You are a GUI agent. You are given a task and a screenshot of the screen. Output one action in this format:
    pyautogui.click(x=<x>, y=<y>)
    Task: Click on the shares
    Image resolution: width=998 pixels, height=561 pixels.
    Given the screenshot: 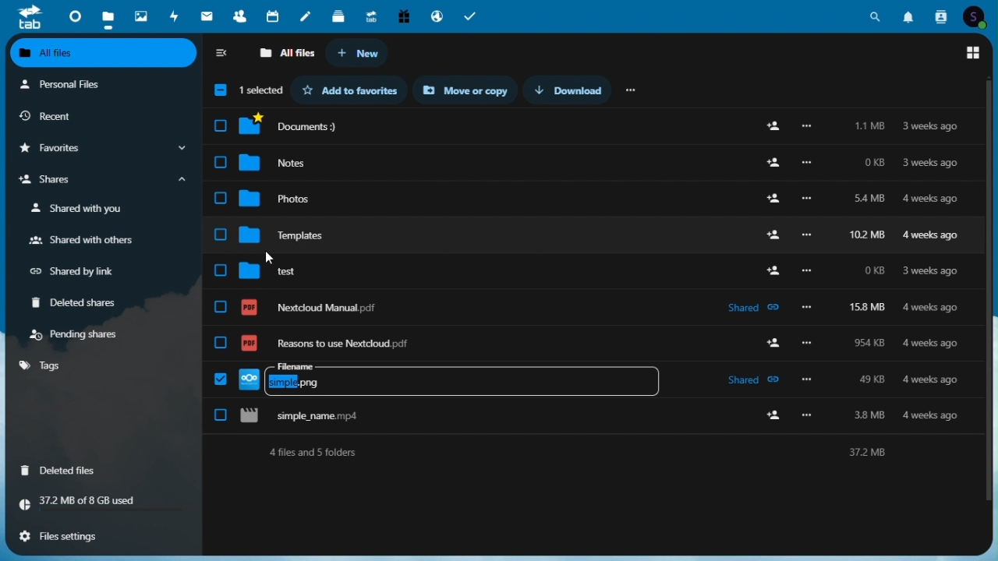 What is the action you would take?
    pyautogui.click(x=101, y=182)
    